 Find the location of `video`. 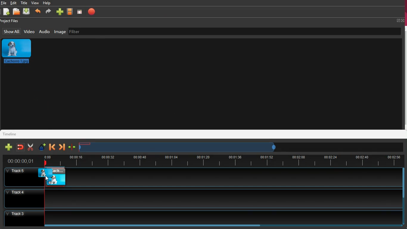

video is located at coordinates (51, 176).